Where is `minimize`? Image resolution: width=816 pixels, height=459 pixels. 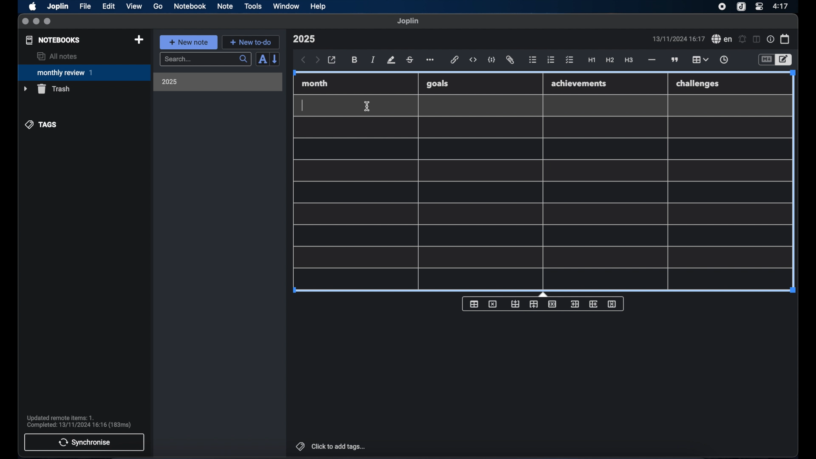 minimize is located at coordinates (36, 22).